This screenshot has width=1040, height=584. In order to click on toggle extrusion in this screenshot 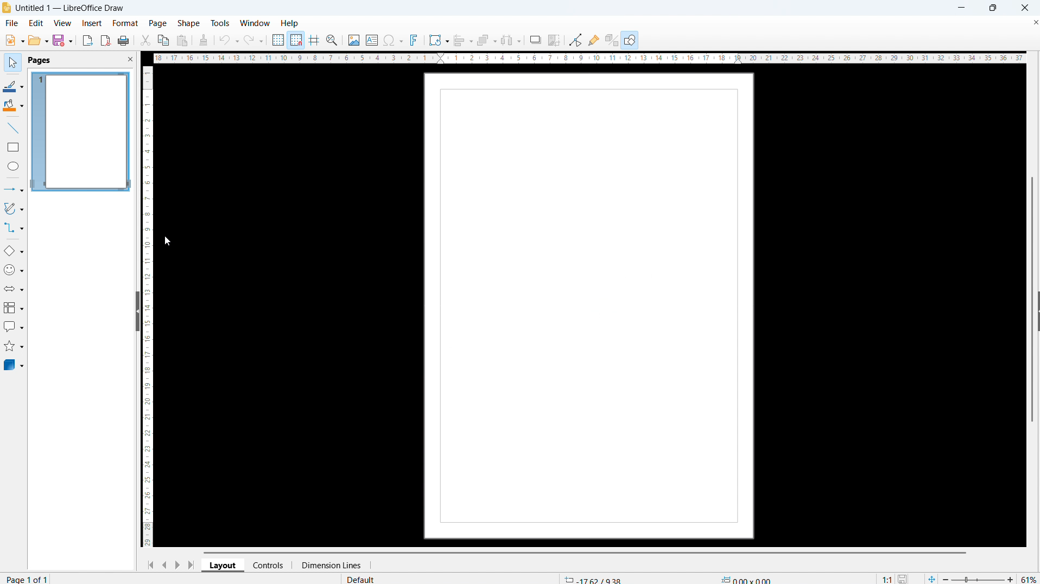, I will do `click(612, 40)`.